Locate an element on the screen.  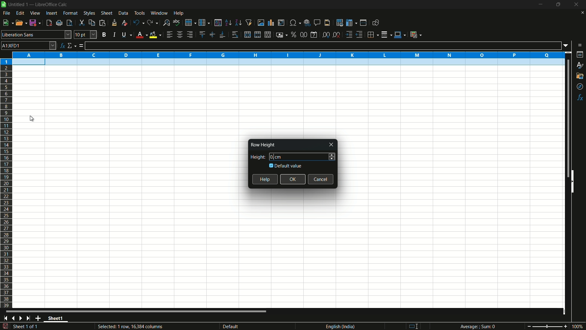
Row Height is located at coordinates (262, 145).